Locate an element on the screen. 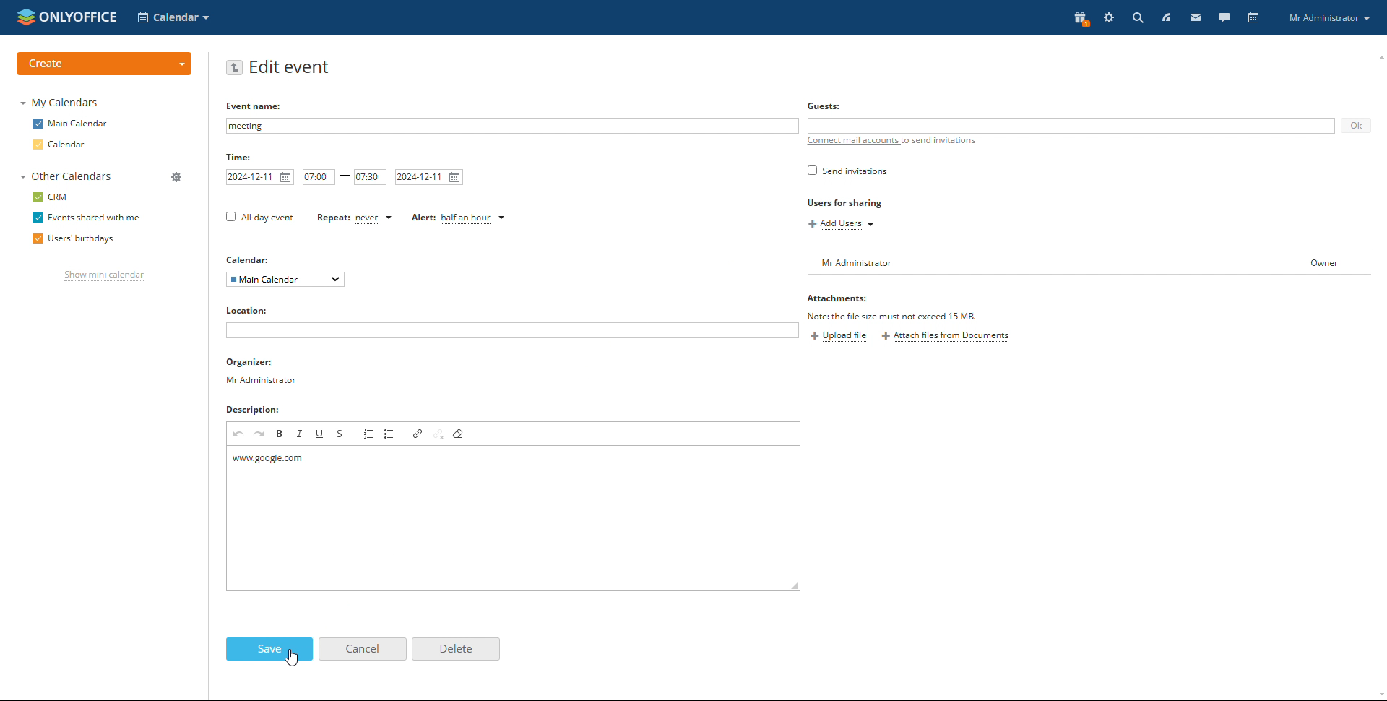  settings is located at coordinates (1110, 17).